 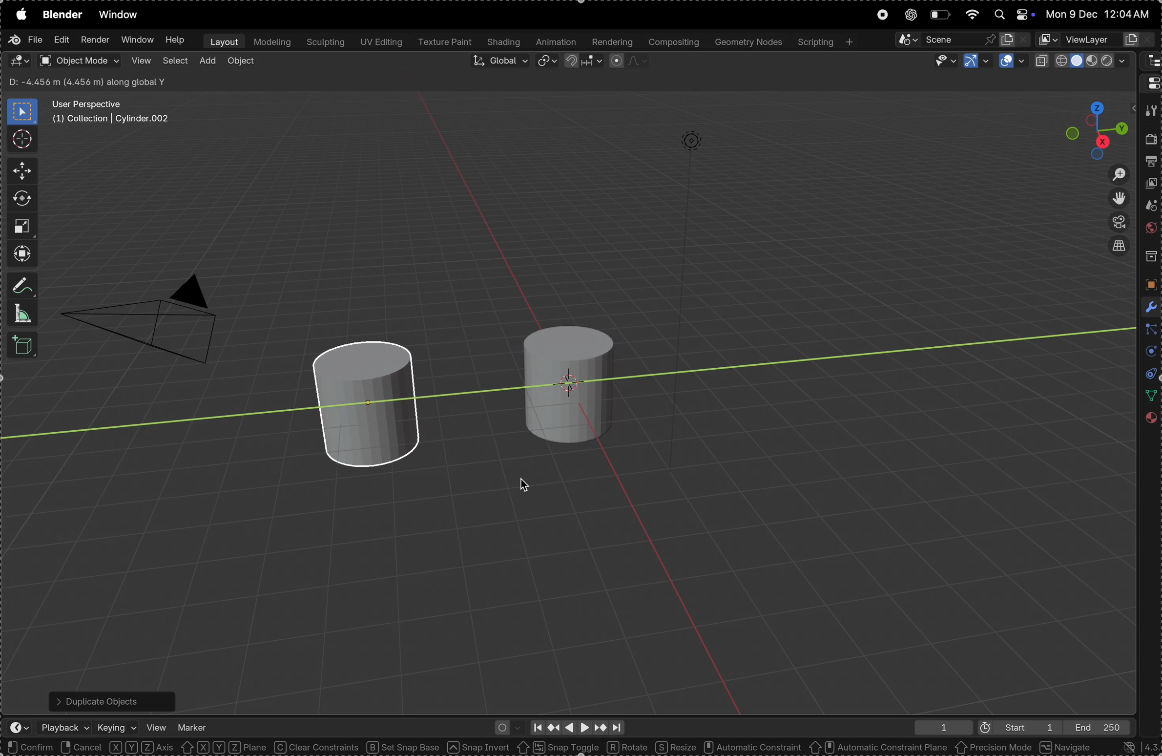 I want to click on apple widgets, so click(x=1011, y=15).